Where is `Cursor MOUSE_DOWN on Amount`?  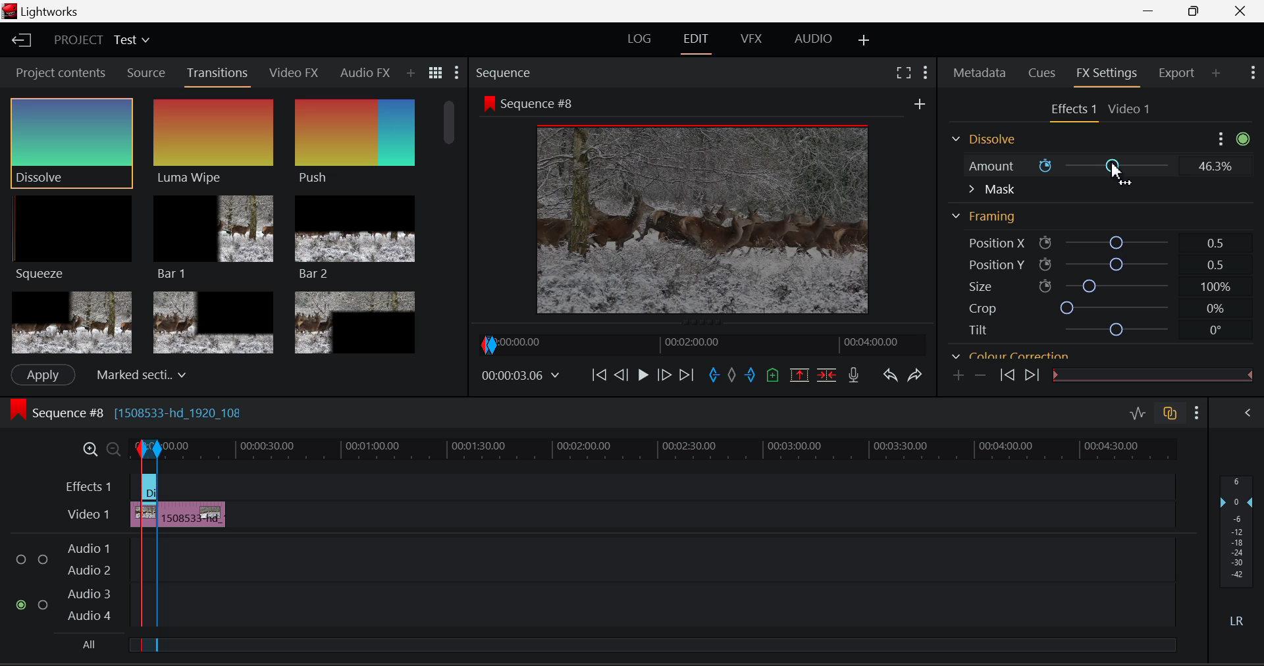
Cursor MOUSE_DOWN on Amount is located at coordinates (1097, 166).